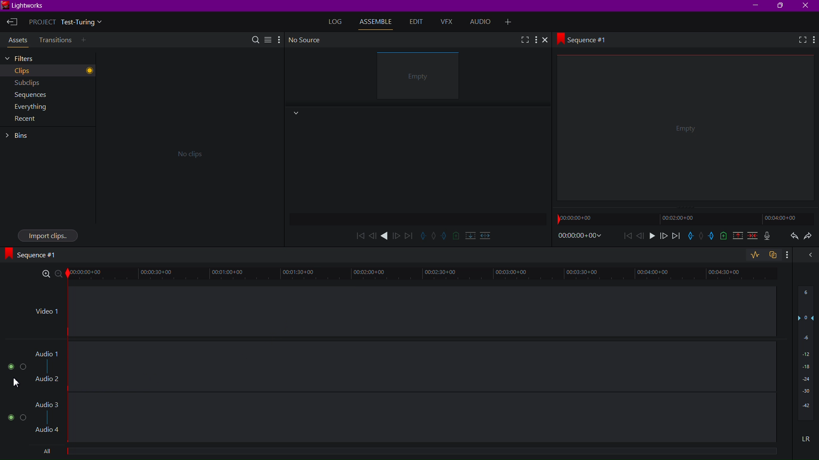 This screenshot has width=819, height=460. Describe the element at coordinates (426, 419) in the screenshot. I see `Audio Track 2` at that location.